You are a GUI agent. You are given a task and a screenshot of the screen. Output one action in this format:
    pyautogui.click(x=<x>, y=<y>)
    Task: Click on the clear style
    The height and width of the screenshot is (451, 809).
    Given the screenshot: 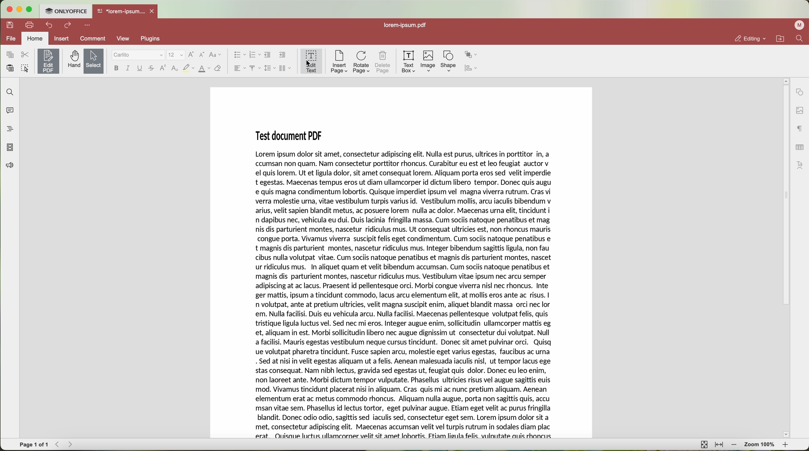 What is the action you would take?
    pyautogui.click(x=218, y=69)
    